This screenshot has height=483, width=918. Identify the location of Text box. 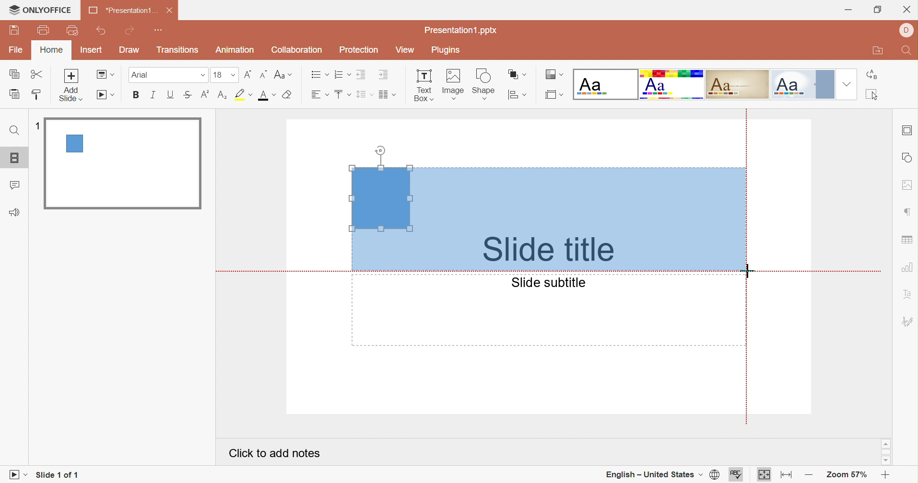
(424, 86).